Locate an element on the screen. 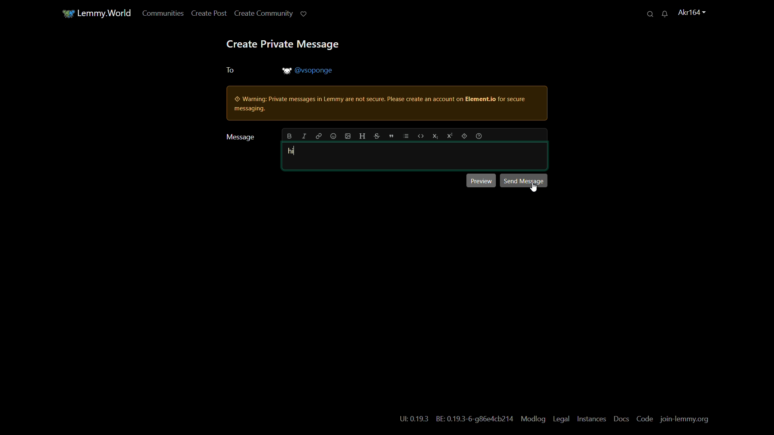 This screenshot has height=435, width=774. preview is located at coordinates (480, 180).